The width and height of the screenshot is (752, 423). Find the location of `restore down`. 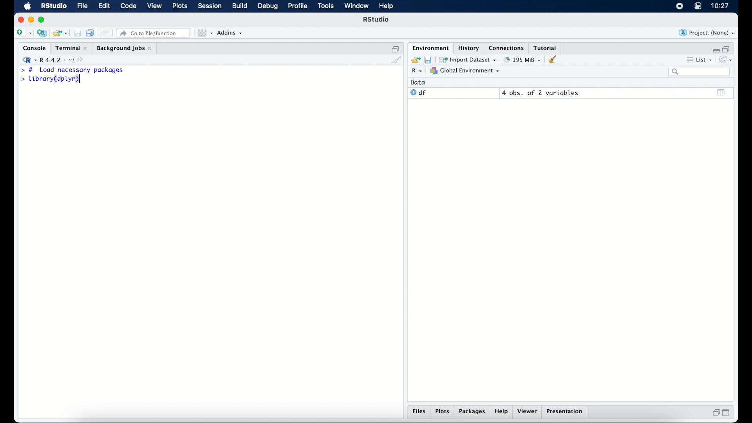

restore down is located at coordinates (396, 48).